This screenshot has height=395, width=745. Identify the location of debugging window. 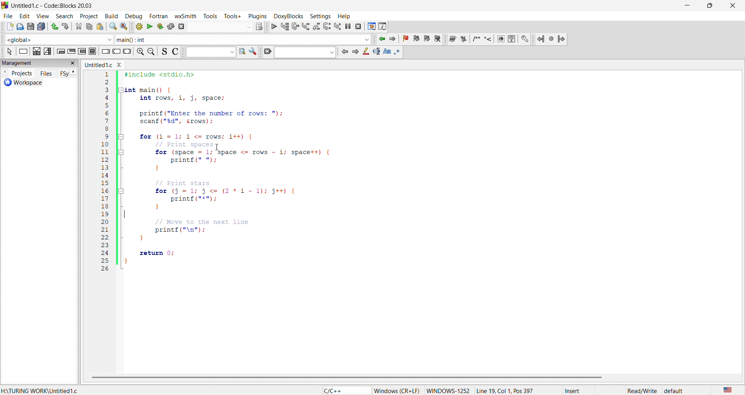
(371, 26).